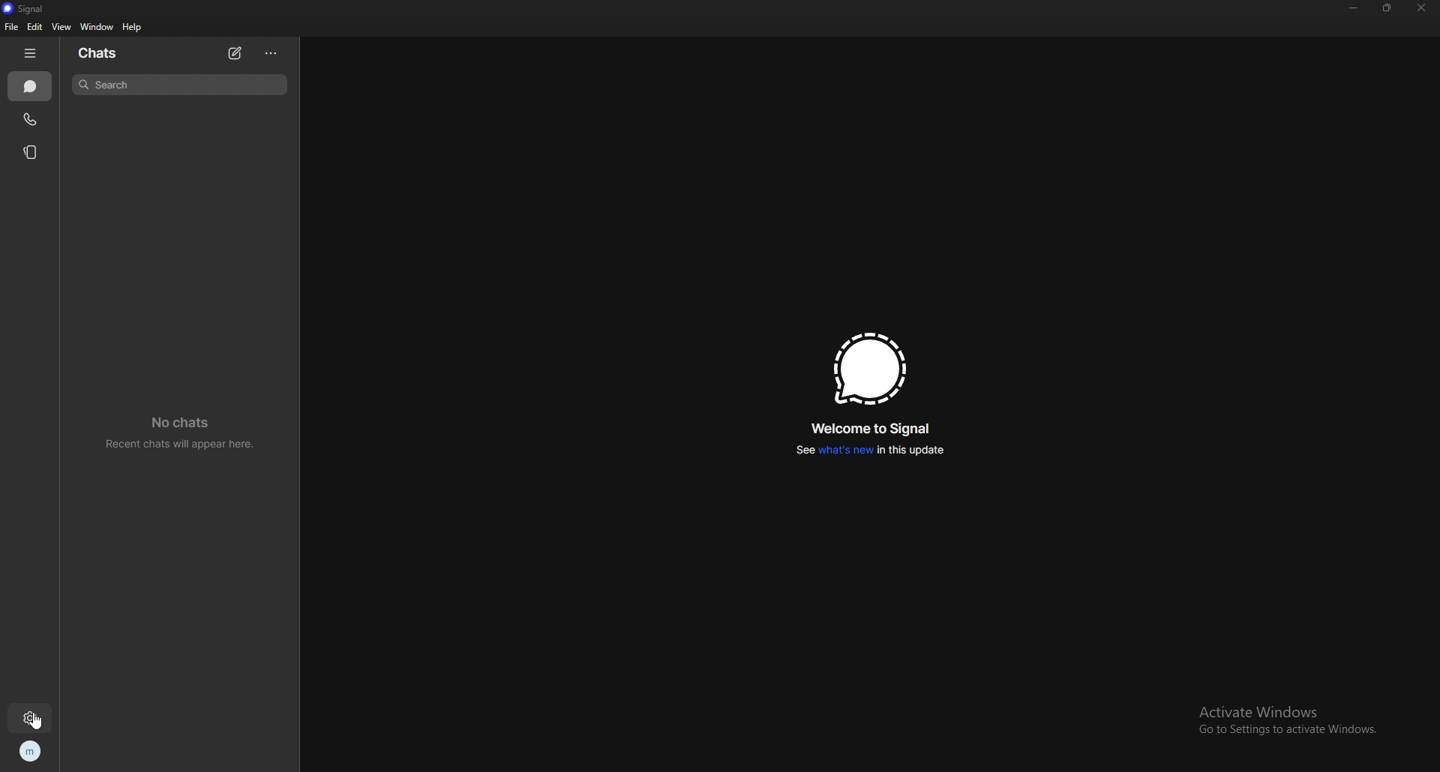 The width and height of the screenshot is (1440, 772). I want to click on signal logo, so click(870, 369).